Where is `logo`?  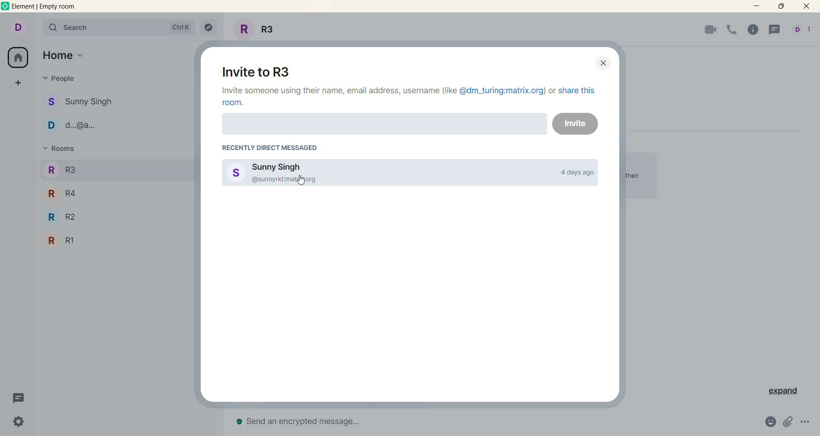
logo is located at coordinates (6, 6).